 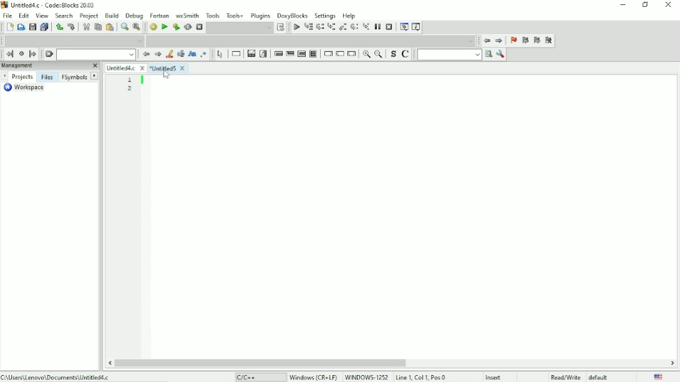 What do you see at coordinates (110, 363) in the screenshot?
I see `scroll left` at bounding box center [110, 363].